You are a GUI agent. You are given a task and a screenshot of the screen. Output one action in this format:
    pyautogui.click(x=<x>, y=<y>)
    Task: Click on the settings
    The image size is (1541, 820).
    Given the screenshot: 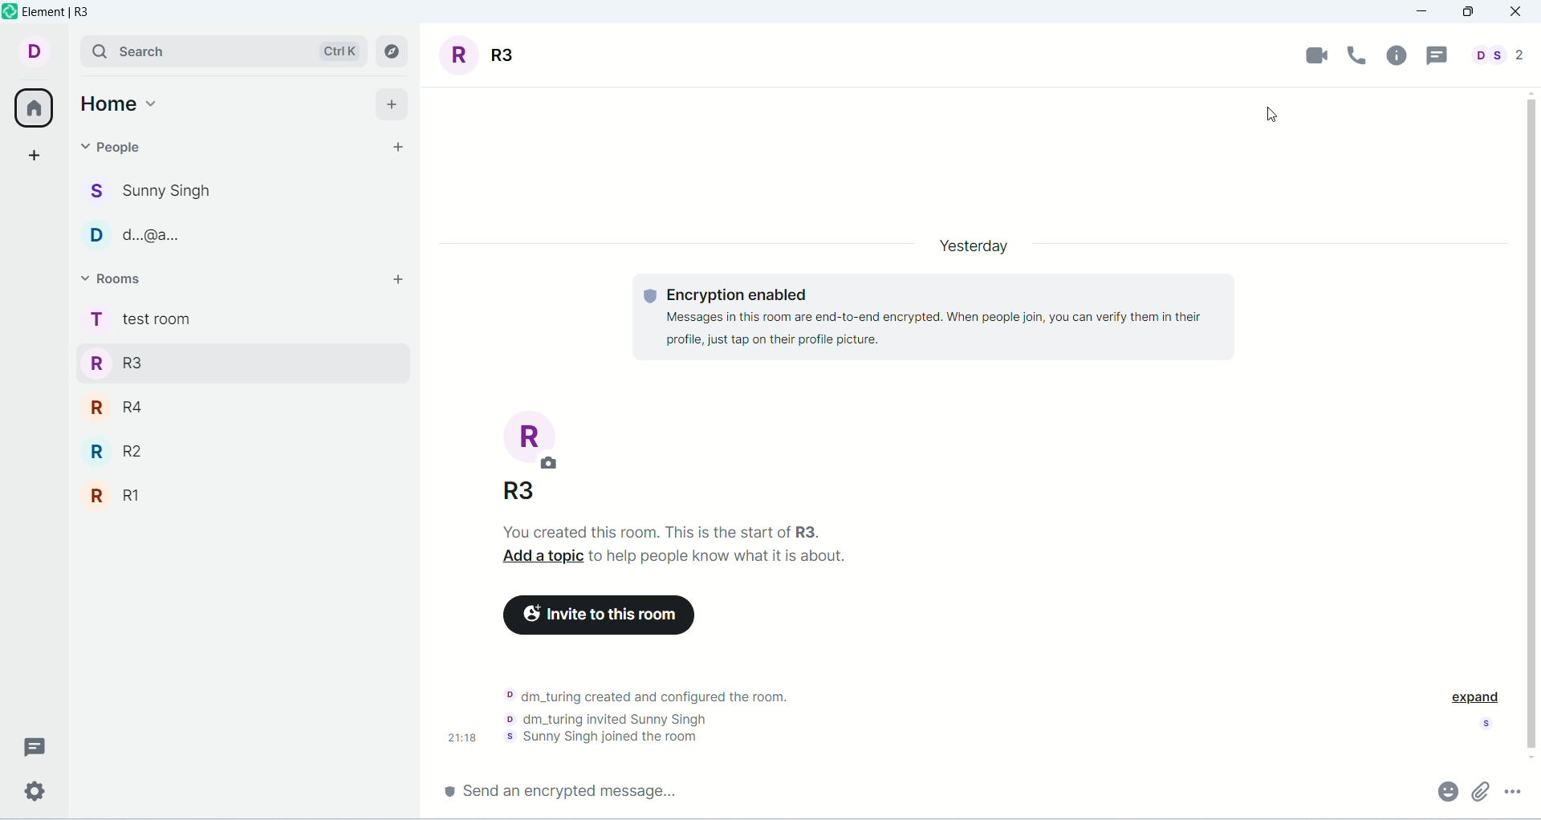 What is the action you would take?
    pyautogui.click(x=35, y=792)
    